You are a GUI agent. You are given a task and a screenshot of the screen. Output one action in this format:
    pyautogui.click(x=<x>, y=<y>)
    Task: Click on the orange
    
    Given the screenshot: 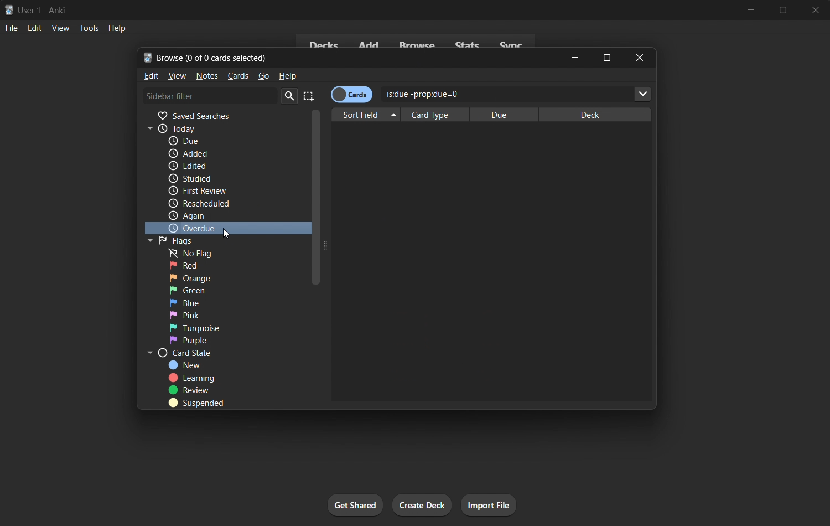 What is the action you would take?
    pyautogui.click(x=205, y=277)
    